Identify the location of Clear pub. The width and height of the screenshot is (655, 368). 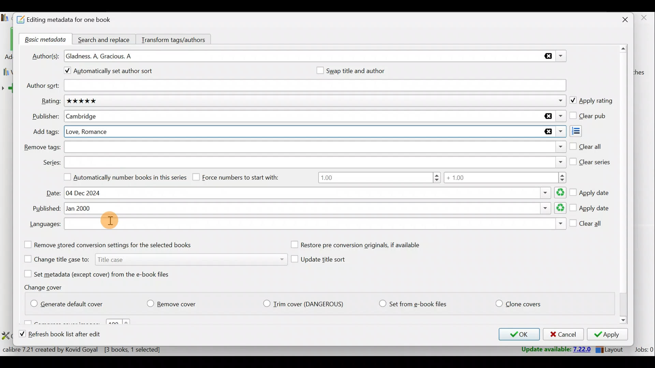
(589, 116).